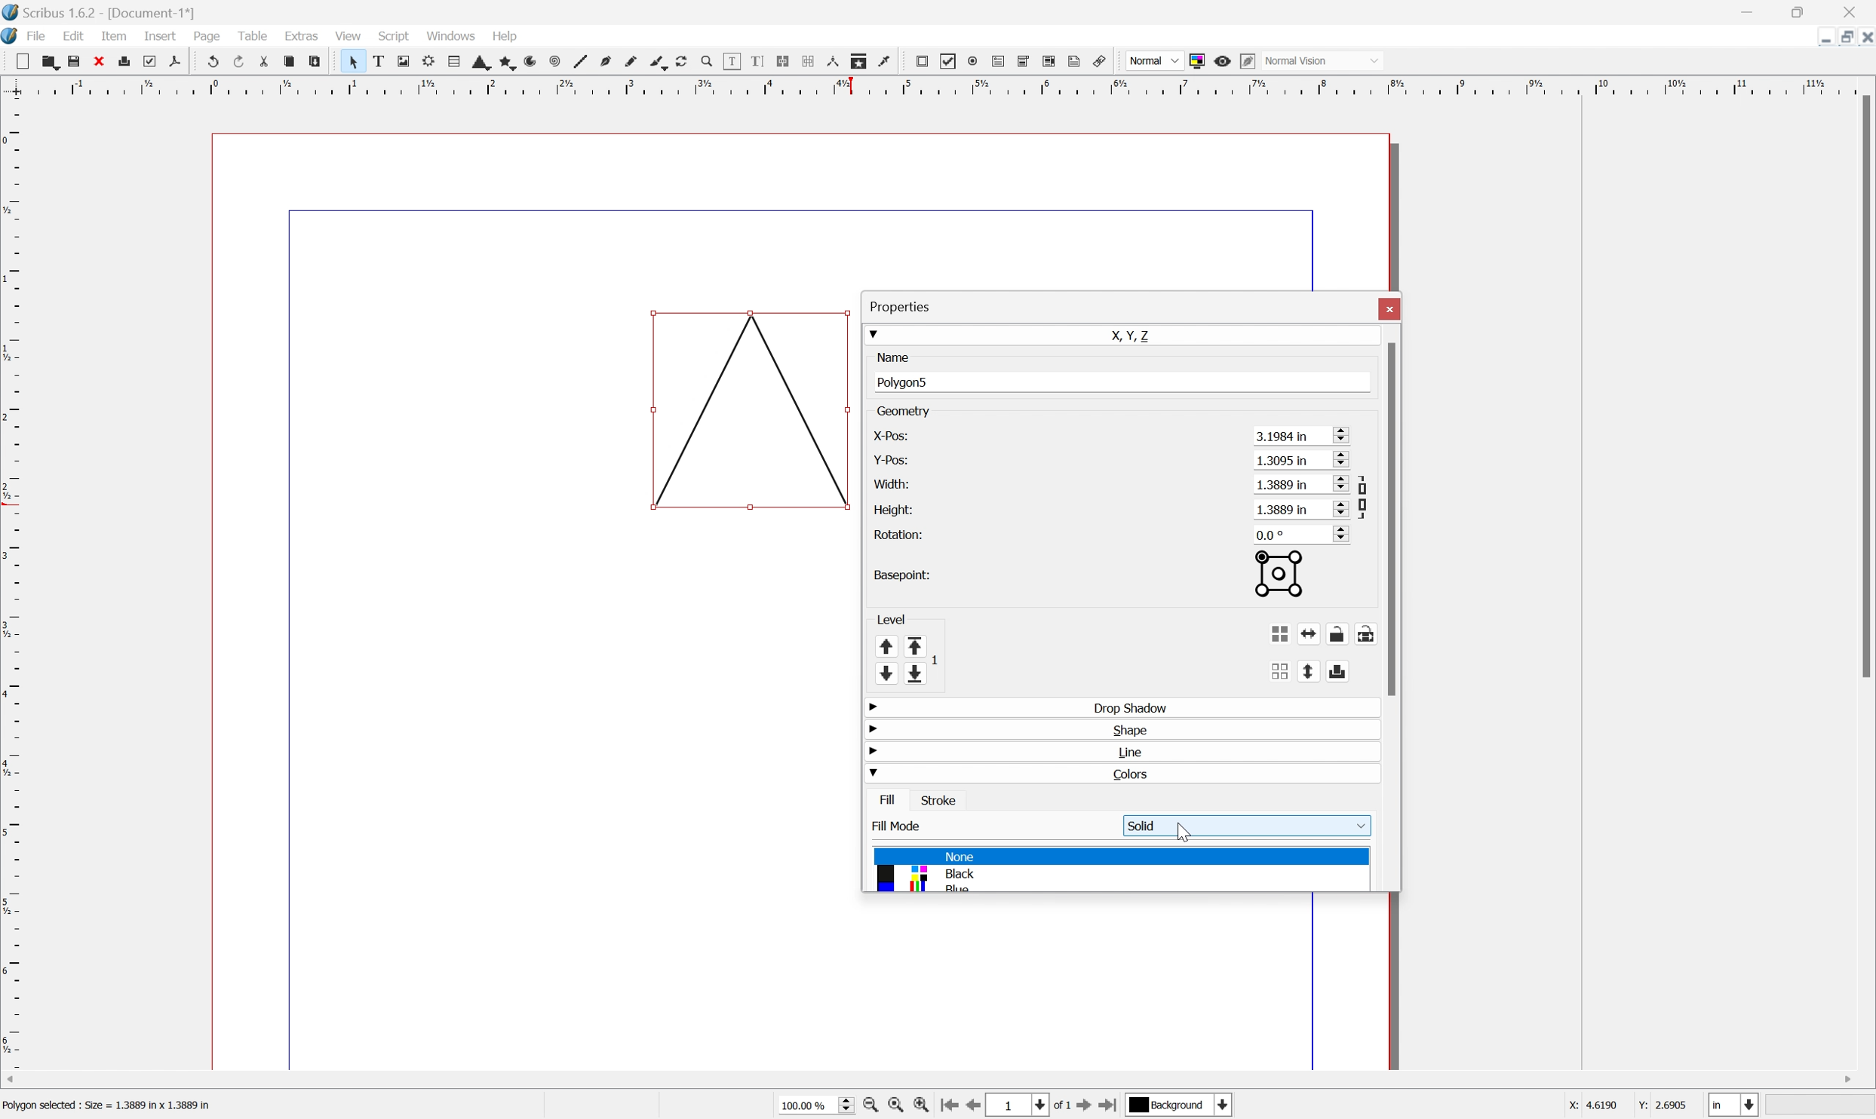  Describe the element at coordinates (873, 774) in the screenshot. I see `Drop Down` at that location.